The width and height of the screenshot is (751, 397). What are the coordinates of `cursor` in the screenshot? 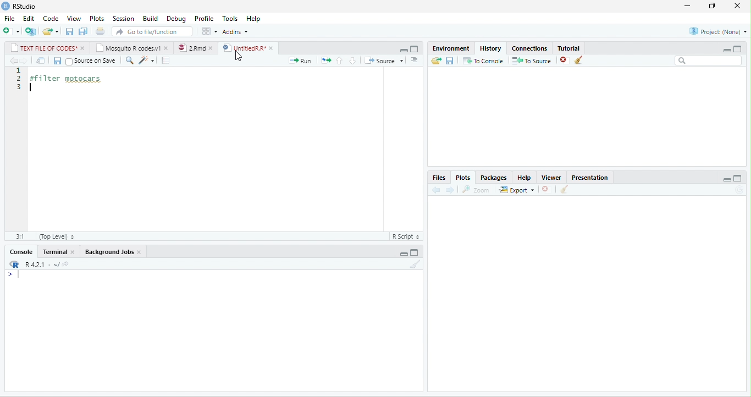 It's located at (239, 57).